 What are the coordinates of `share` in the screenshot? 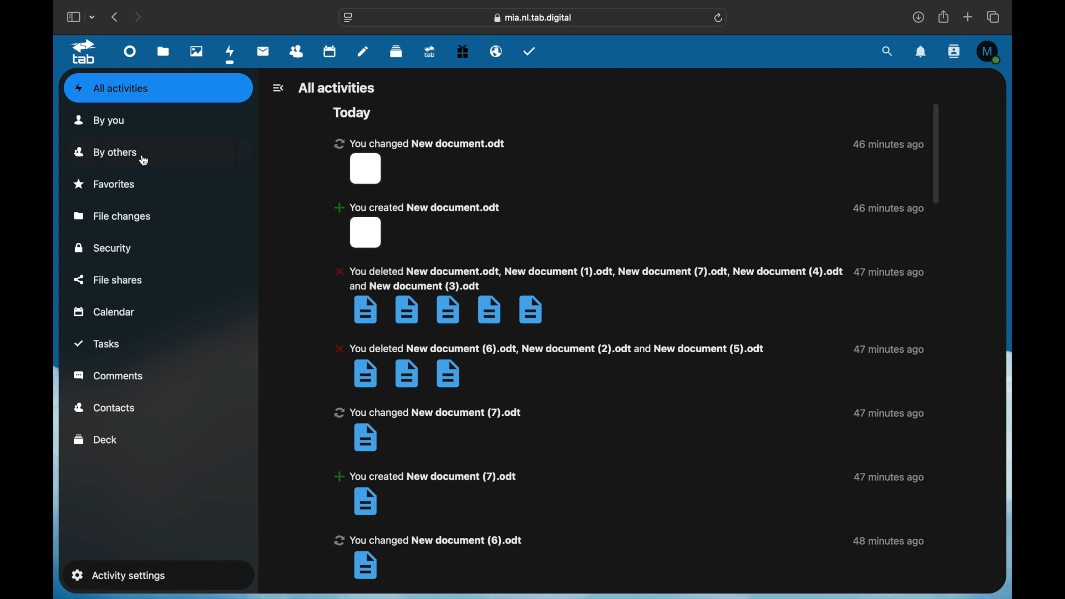 It's located at (942, 16).